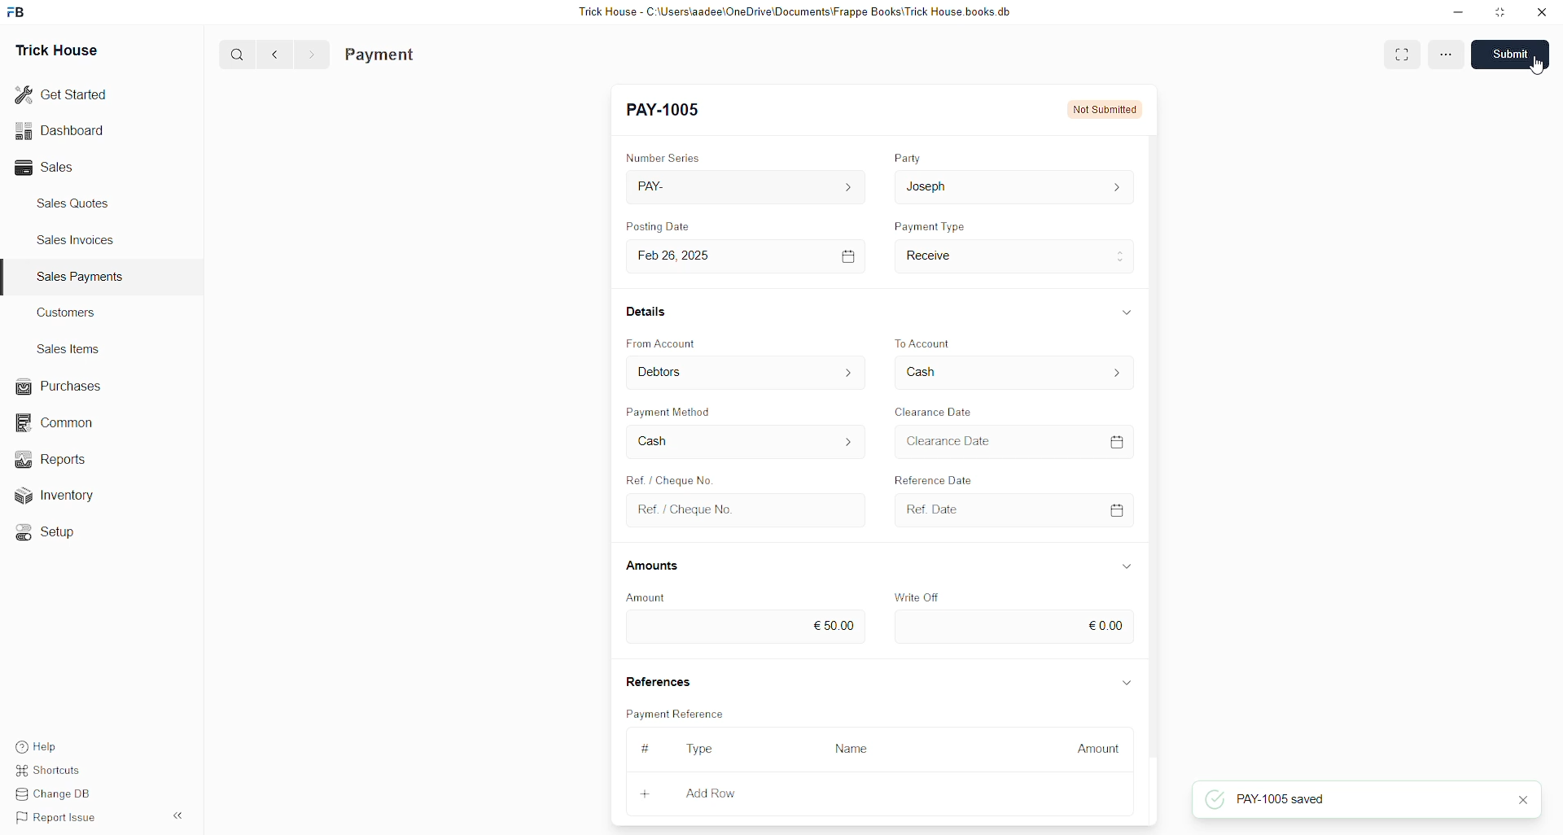  What do you see at coordinates (62, 424) in the screenshot?
I see `Common` at bounding box center [62, 424].